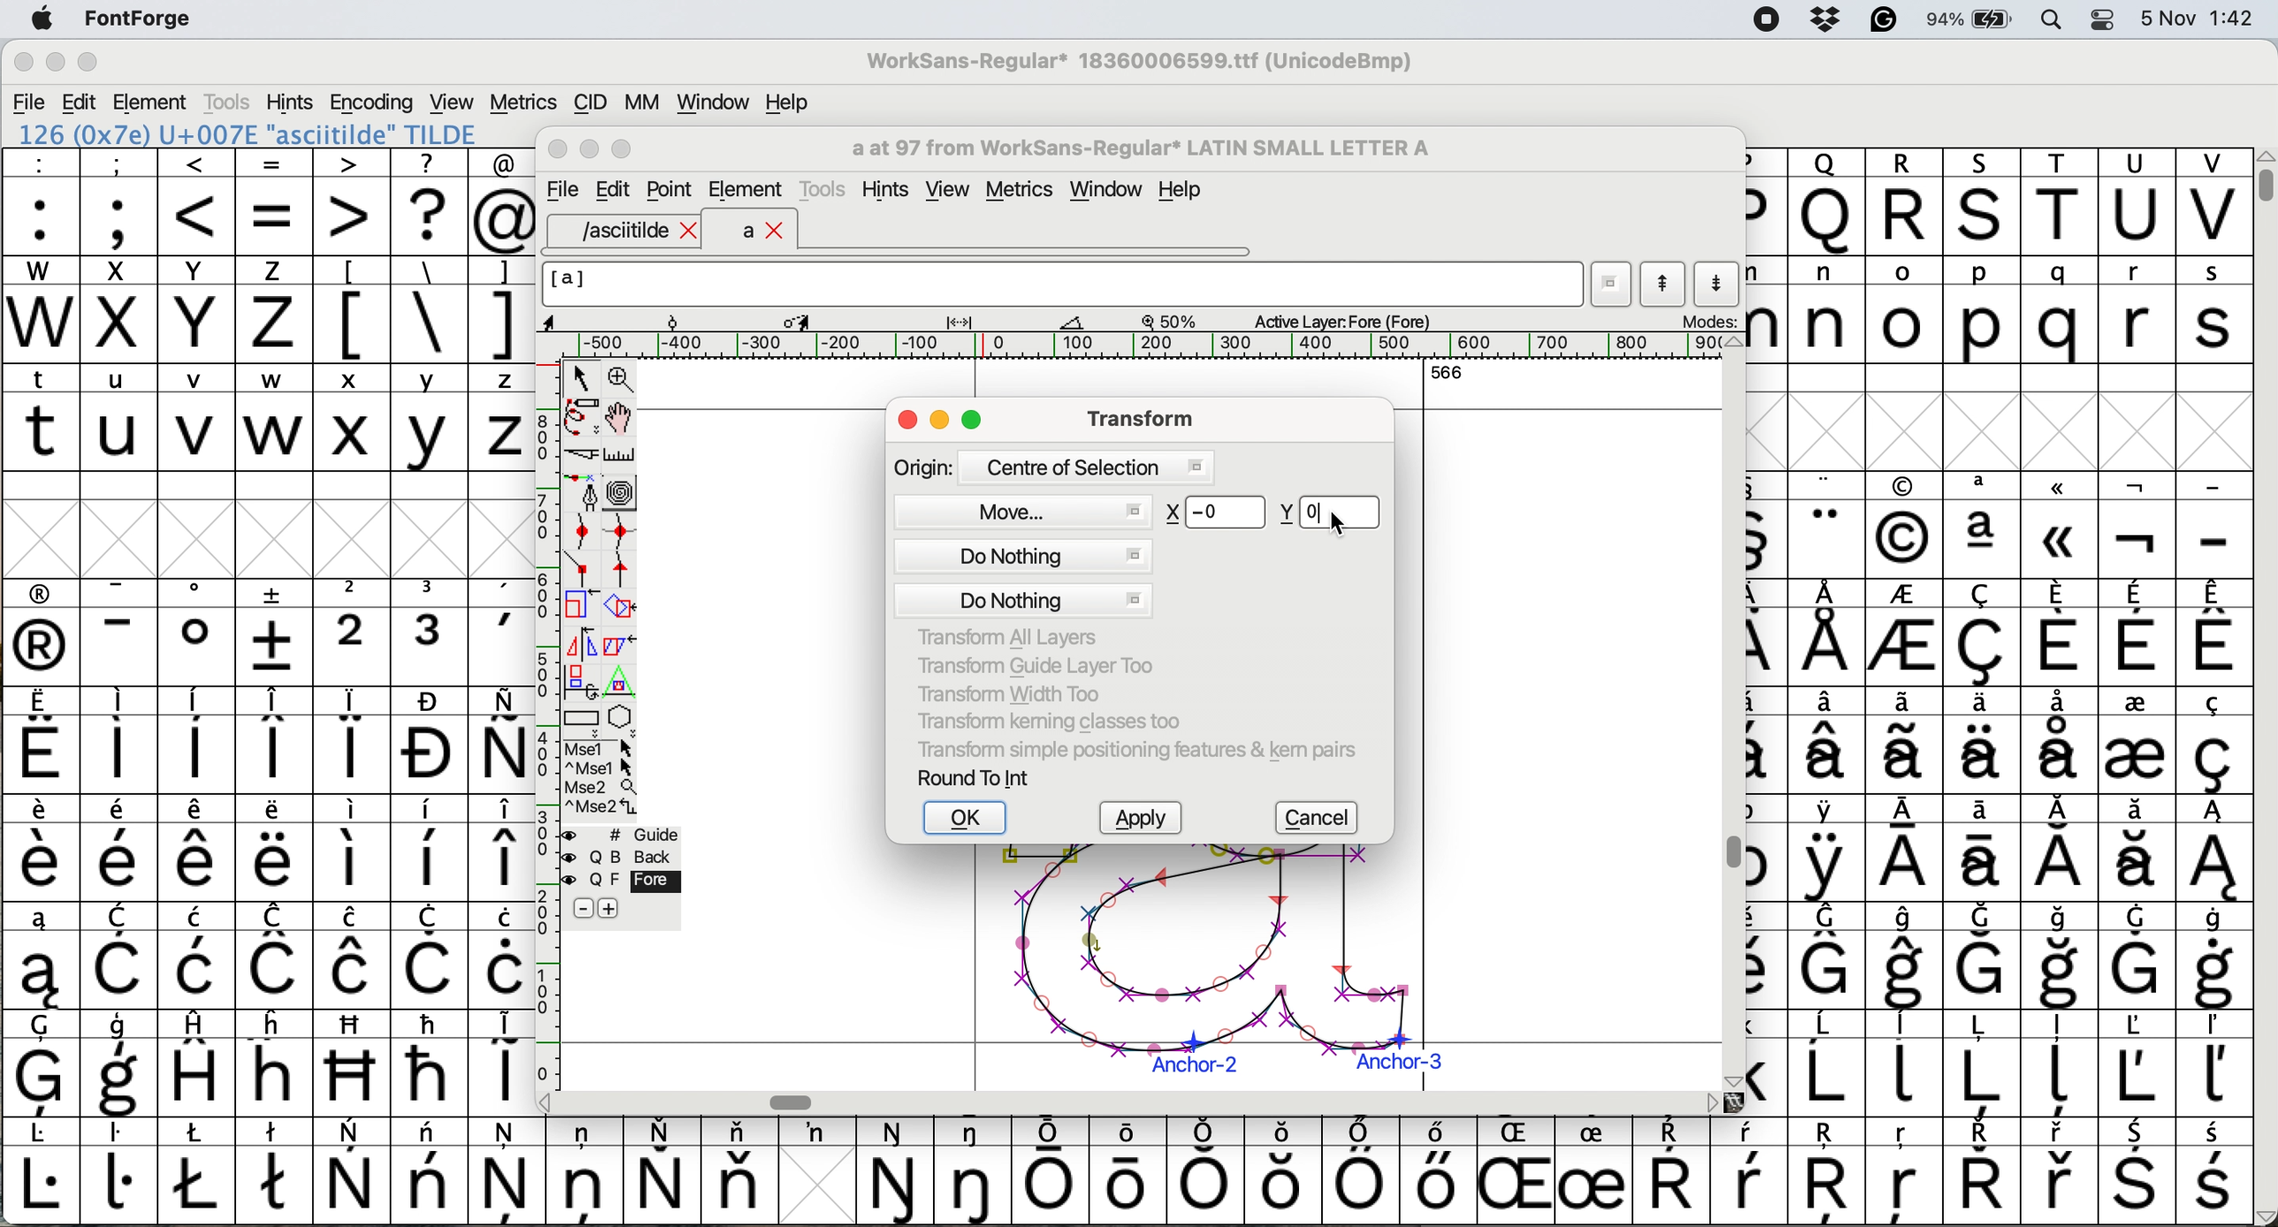  What do you see at coordinates (125, 957) in the screenshot?
I see `symbol` at bounding box center [125, 957].